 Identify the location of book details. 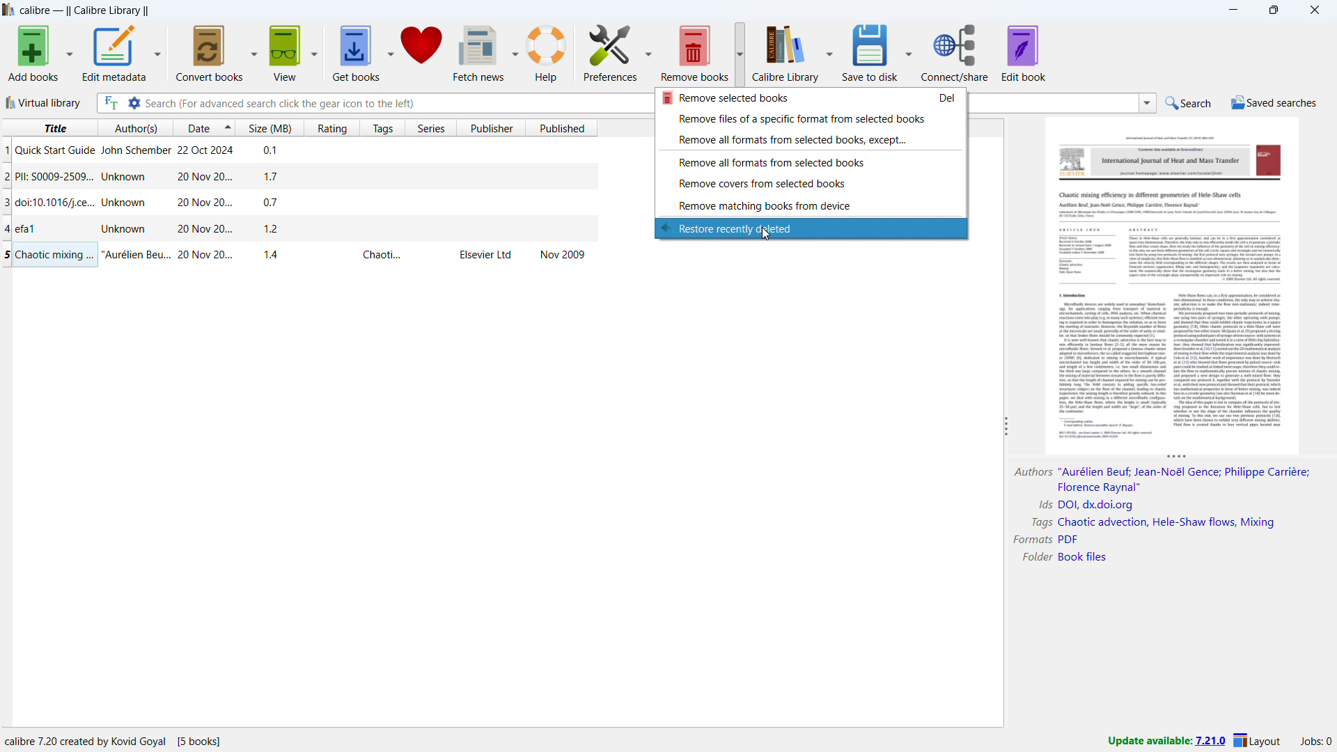
(1160, 516).